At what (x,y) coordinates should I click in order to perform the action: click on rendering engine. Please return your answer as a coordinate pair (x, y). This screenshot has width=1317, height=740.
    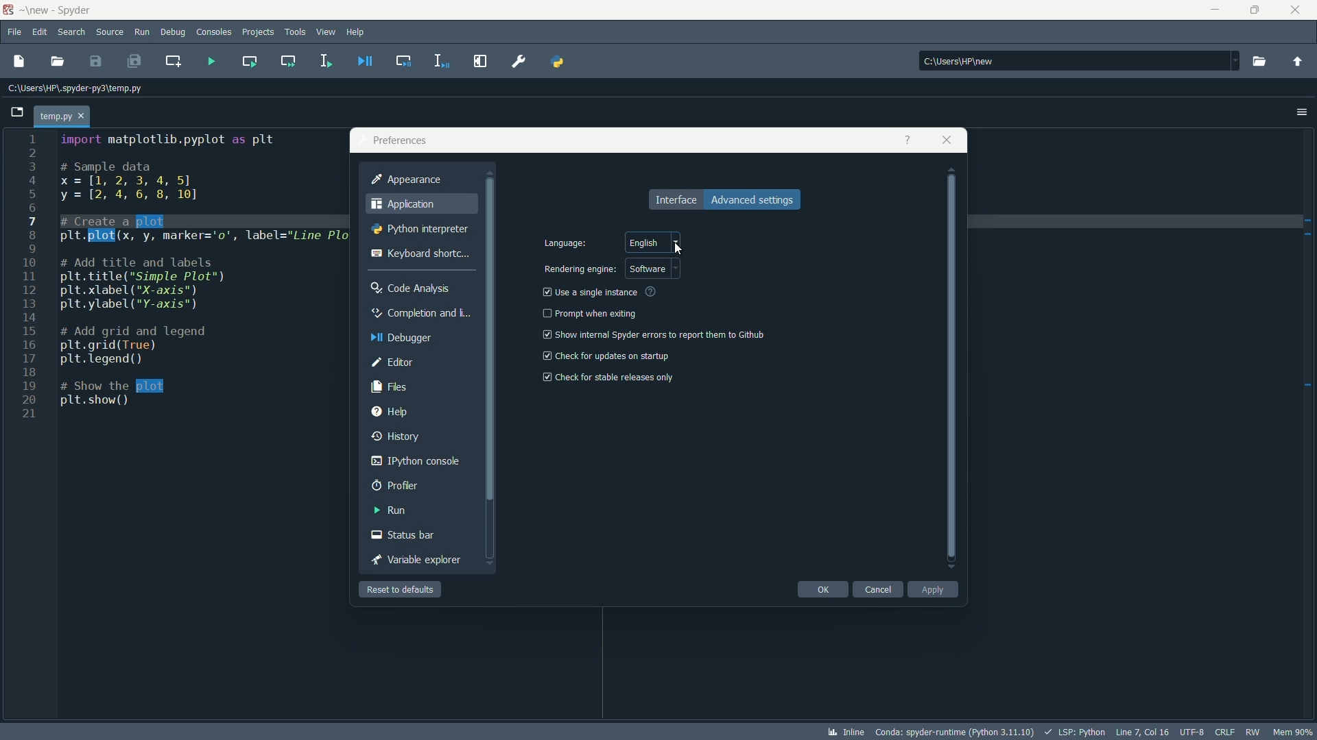
    Looking at the image, I should click on (579, 269).